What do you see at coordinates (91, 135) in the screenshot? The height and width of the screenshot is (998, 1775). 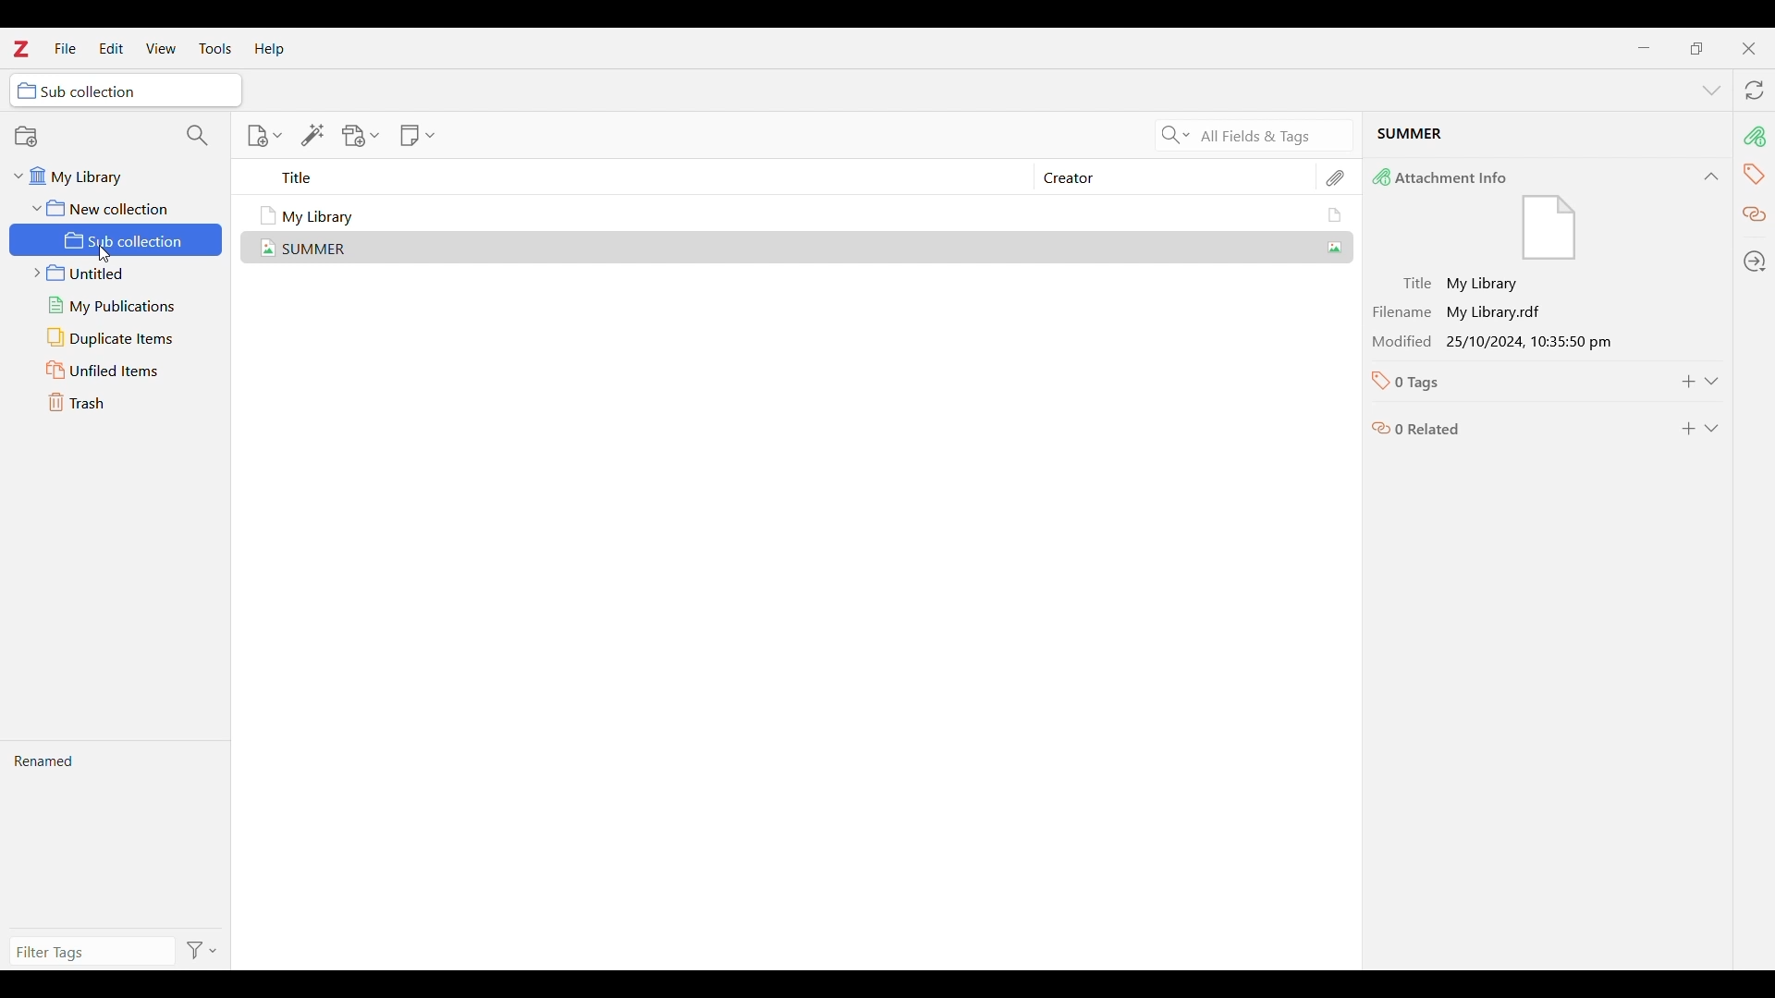 I see `New collection` at bounding box center [91, 135].